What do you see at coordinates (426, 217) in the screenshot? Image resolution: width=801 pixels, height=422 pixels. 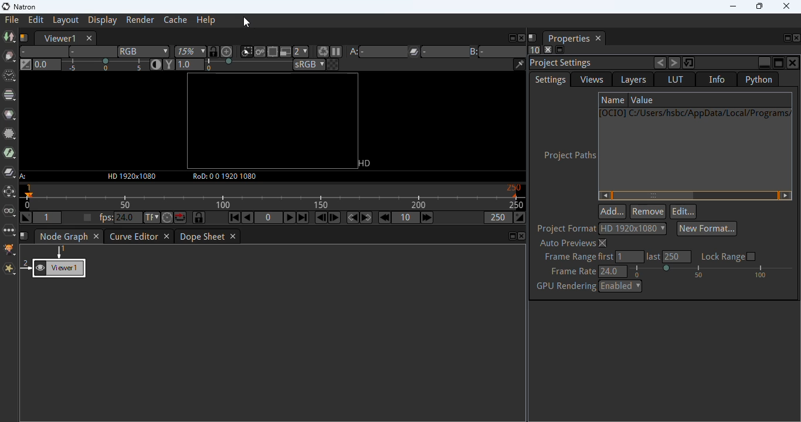 I see `next increment` at bounding box center [426, 217].